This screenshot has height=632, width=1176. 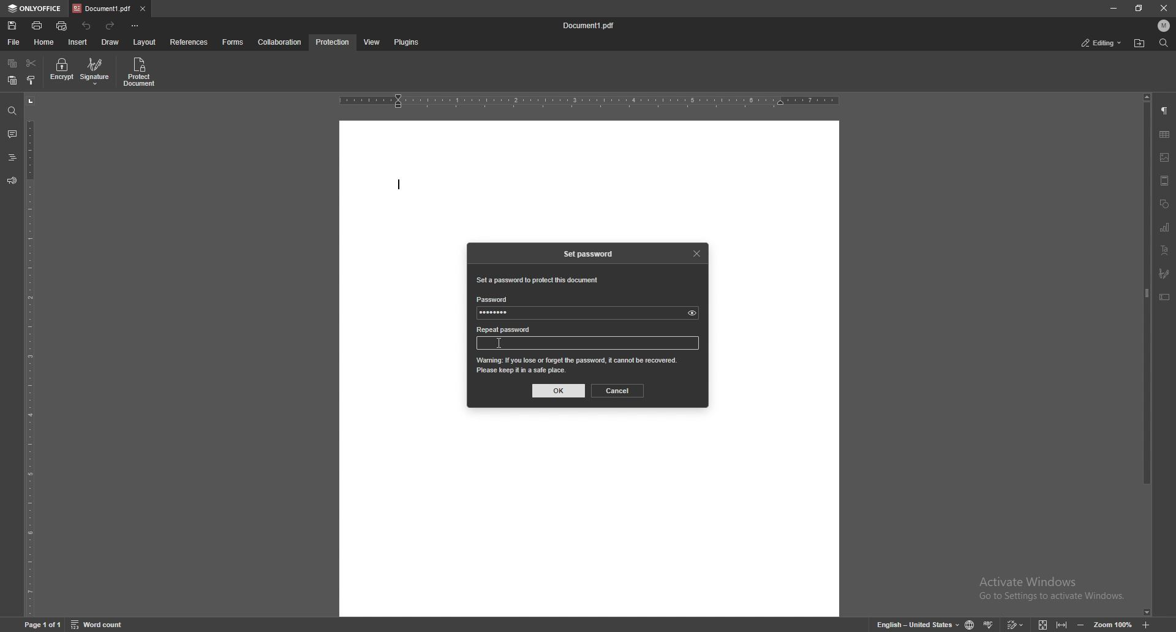 I want to click on warning message, so click(x=578, y=365).